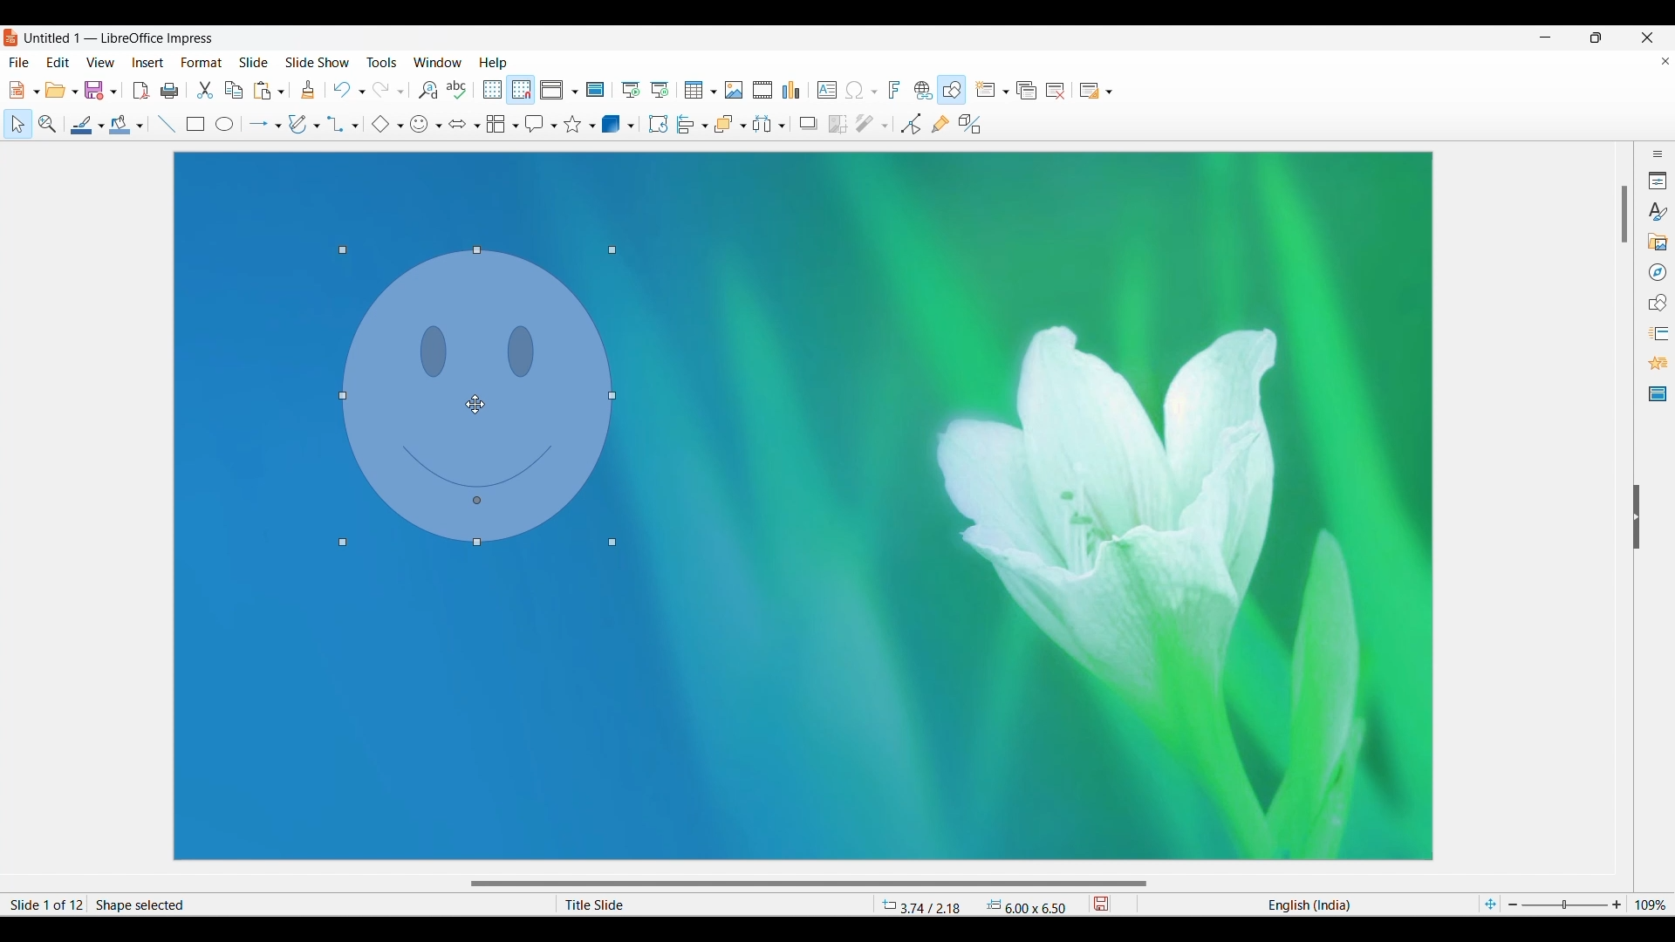  Describe the element at coordinates (113, 92) in the screenshot. I see `Save options` at that location.